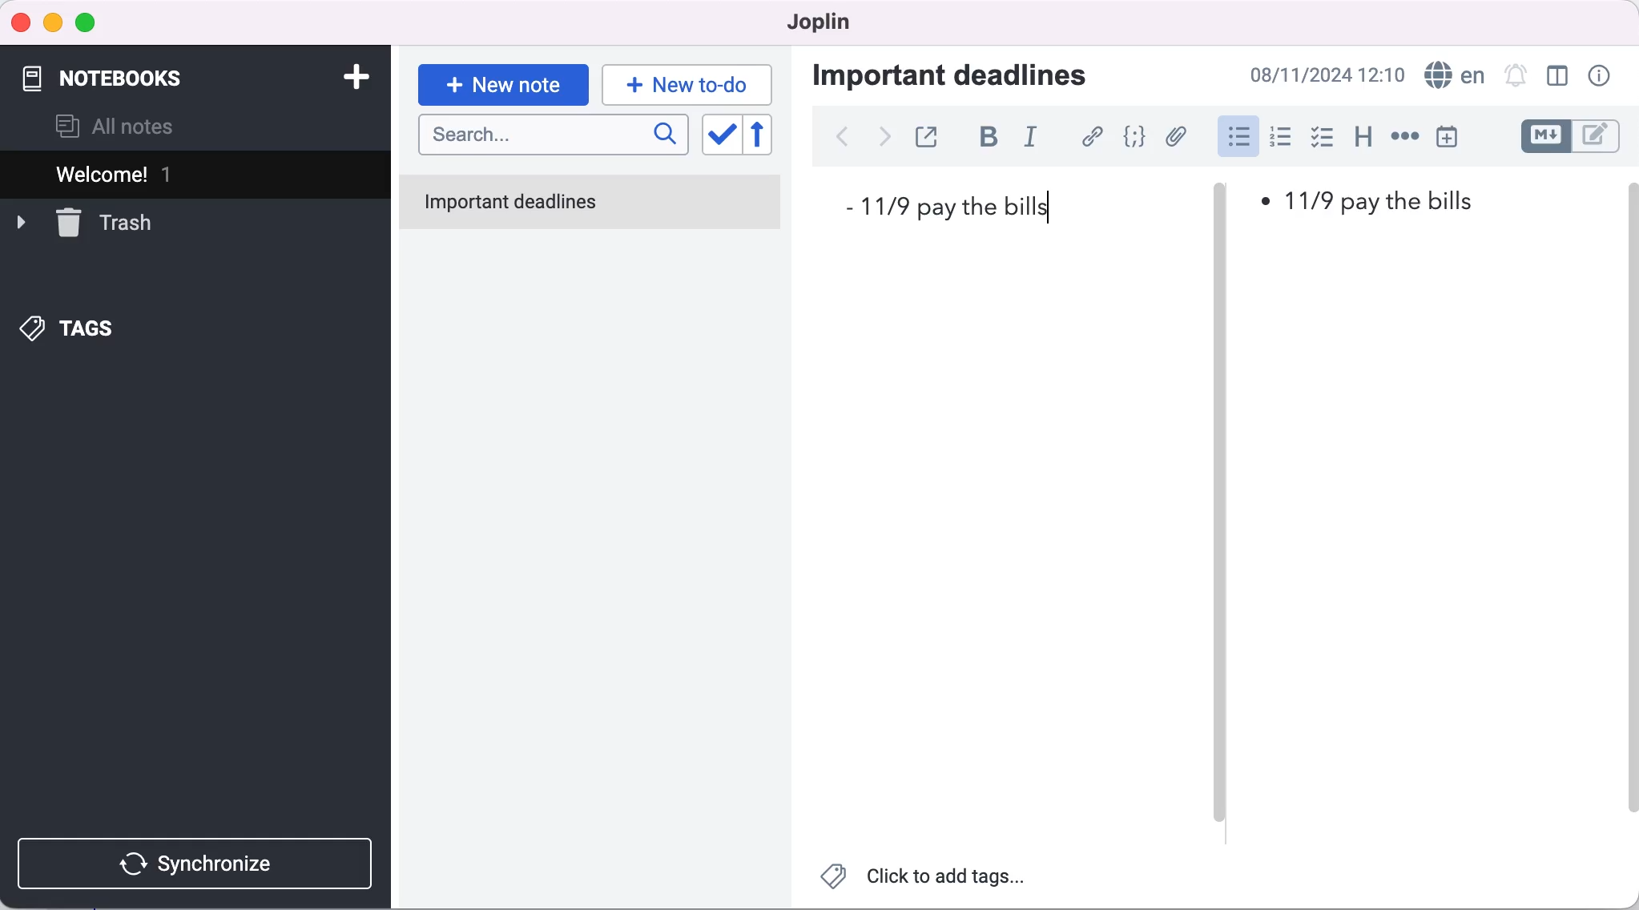  What do you see at coordinates (691, 84) in the screenshot?
I see `new to-do` at bounding box center [691, 84].